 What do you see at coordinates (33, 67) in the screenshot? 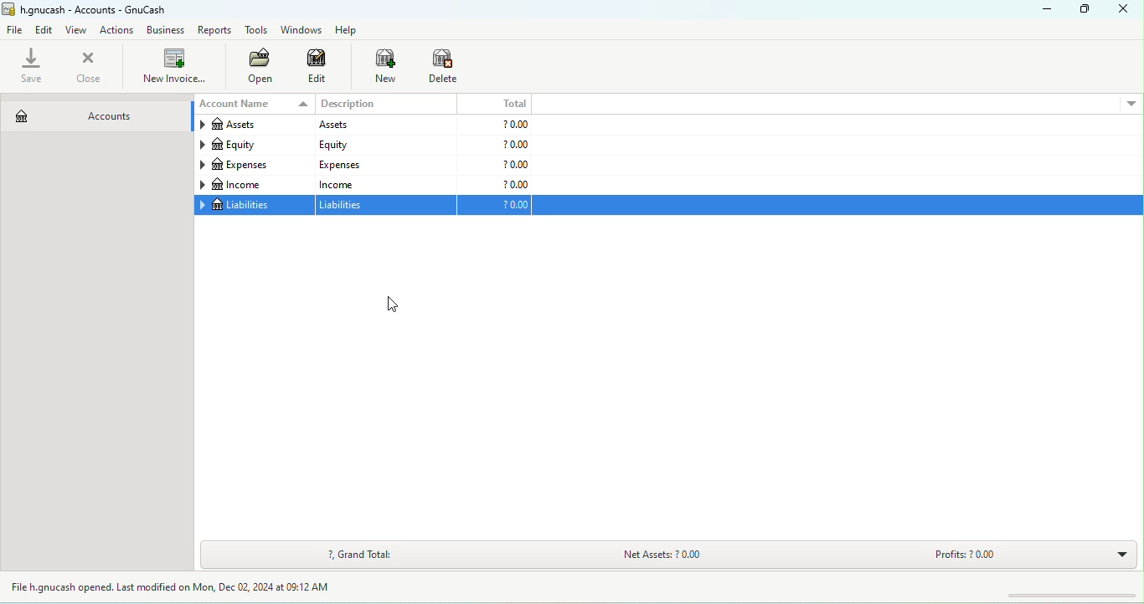
I see `save` at bounding box center [33, 67].